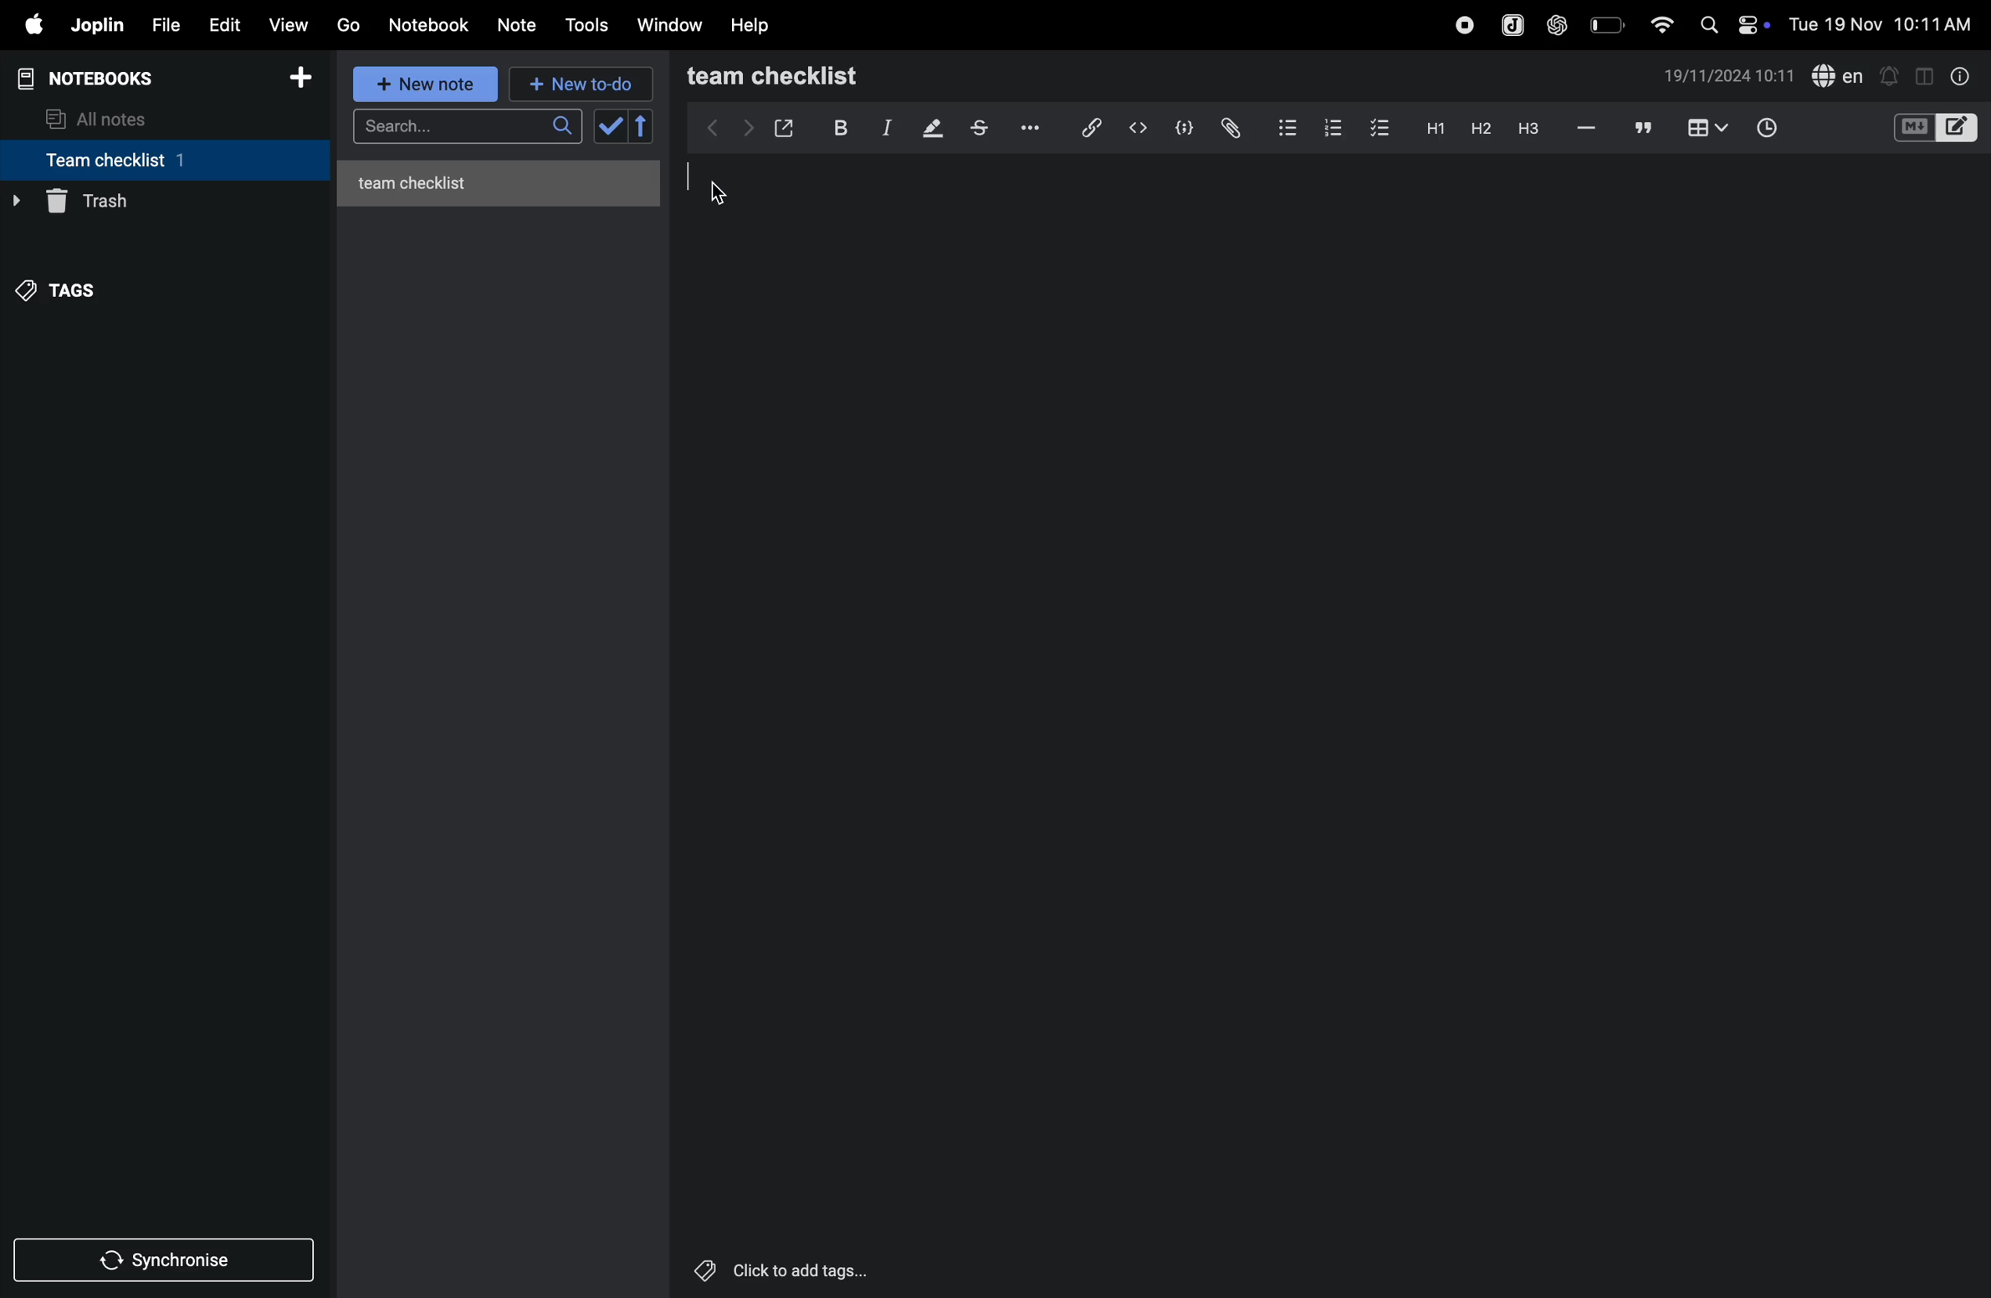  Describe the element at coordinates (578, 84) in the screenshot. I see `new to d0` at that location.